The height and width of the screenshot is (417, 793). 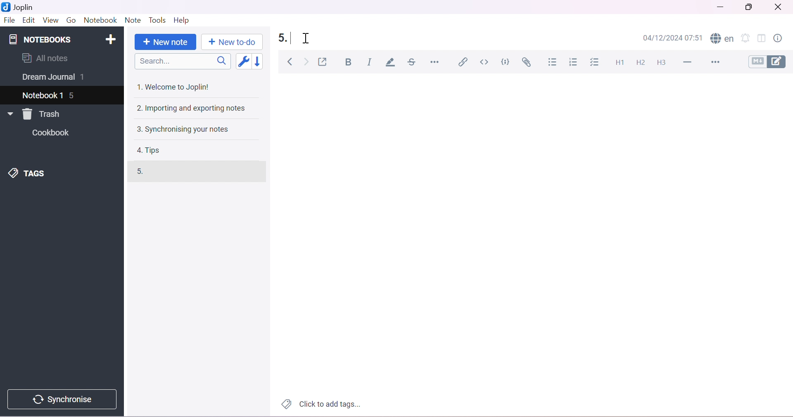 What do you see at coordinates (507, 62) in the screenshot?
I see `Code` at bounding box center [507, 62].